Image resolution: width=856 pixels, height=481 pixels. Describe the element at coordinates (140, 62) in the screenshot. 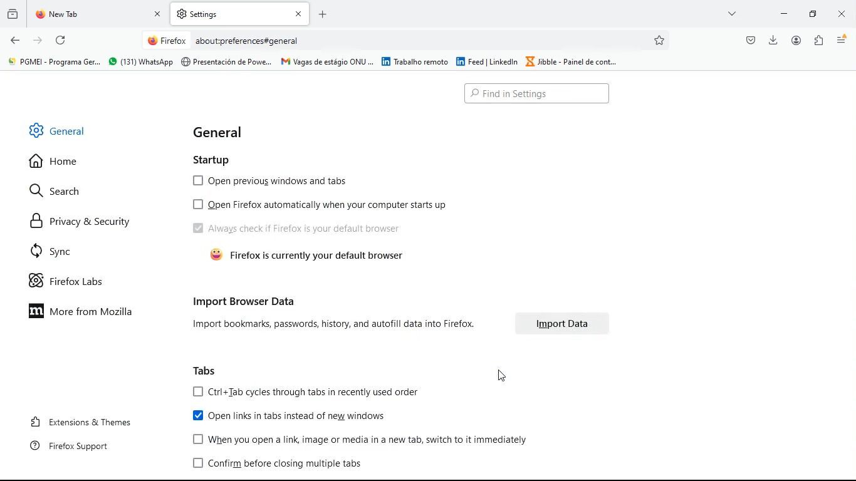

I see `® (131) Whatsapp` at that location.